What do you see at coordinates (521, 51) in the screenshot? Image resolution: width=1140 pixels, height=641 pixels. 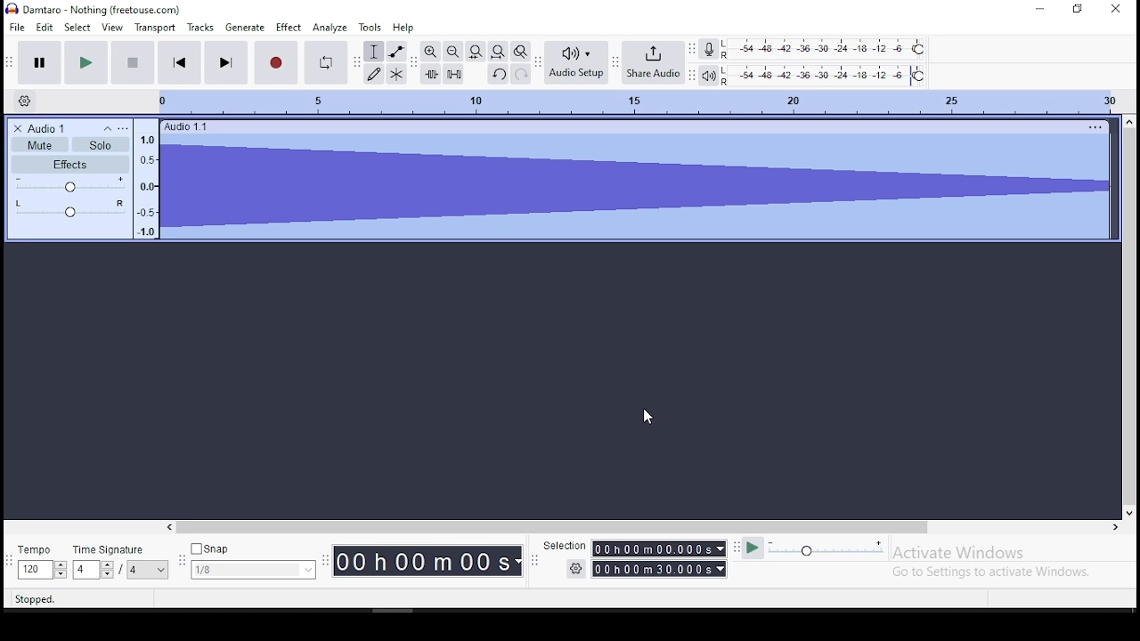 I see `zoom toggle` at bounding box center [521, 51].